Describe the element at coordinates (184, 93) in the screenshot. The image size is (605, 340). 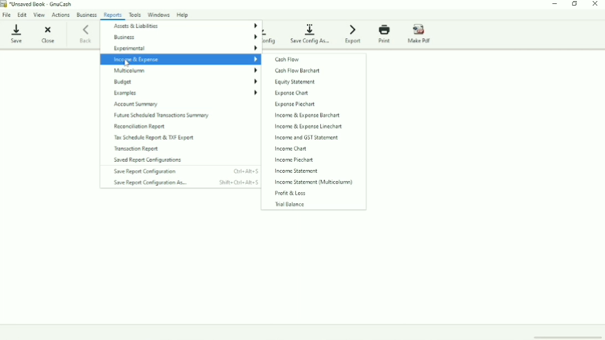
I see `Examples` at that location.